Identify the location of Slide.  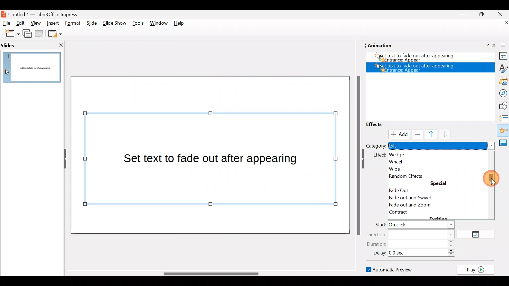
(91, 23).